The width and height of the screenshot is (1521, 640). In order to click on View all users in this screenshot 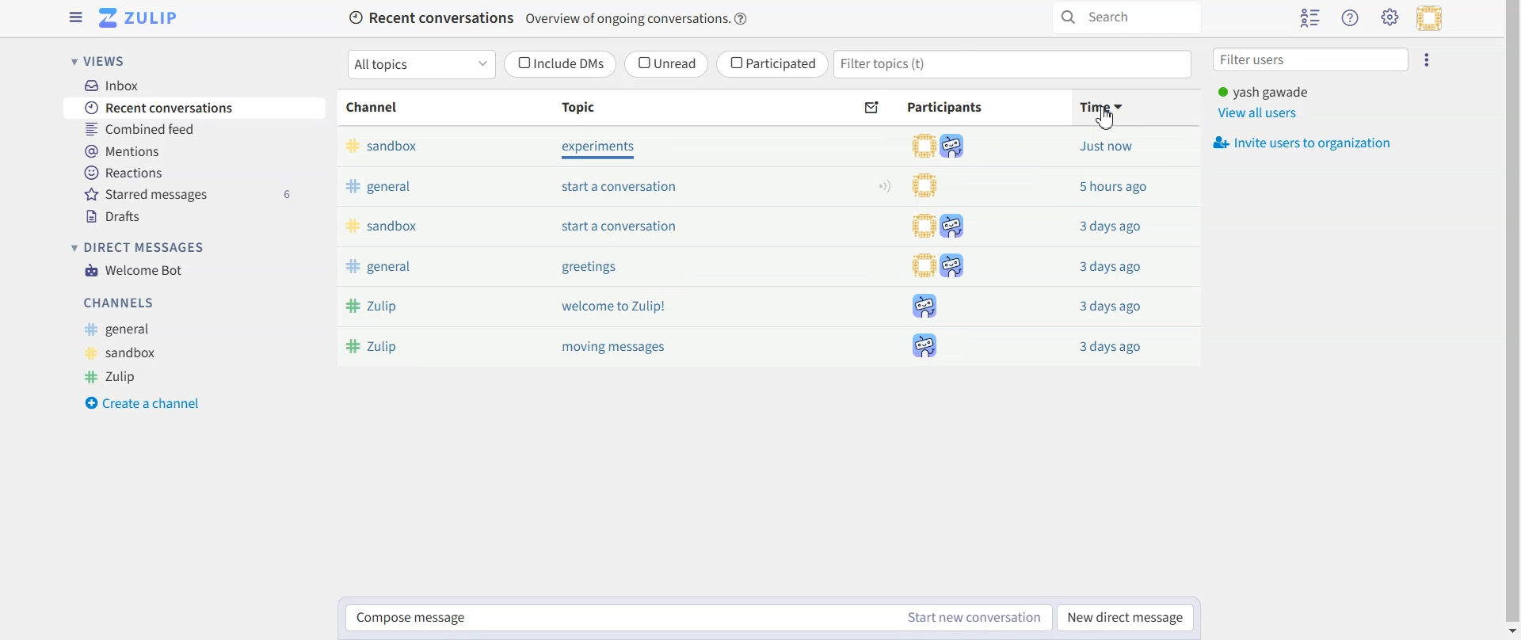, I will do `click(1258, 113)`.